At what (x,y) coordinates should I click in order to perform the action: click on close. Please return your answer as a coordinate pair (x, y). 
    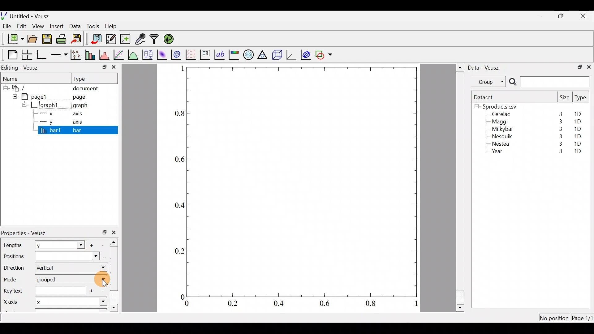
    Looking at the image, I should click on (589, 66).